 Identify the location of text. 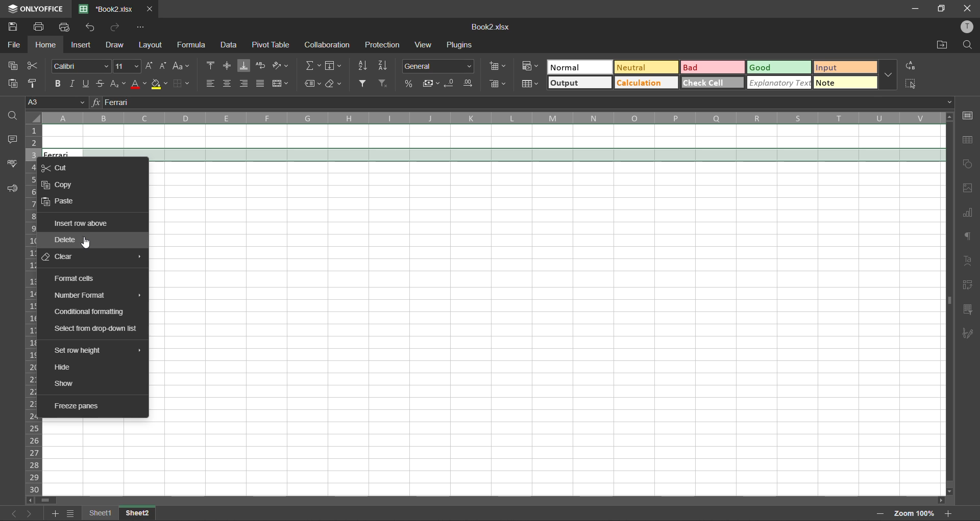
(970, 259).